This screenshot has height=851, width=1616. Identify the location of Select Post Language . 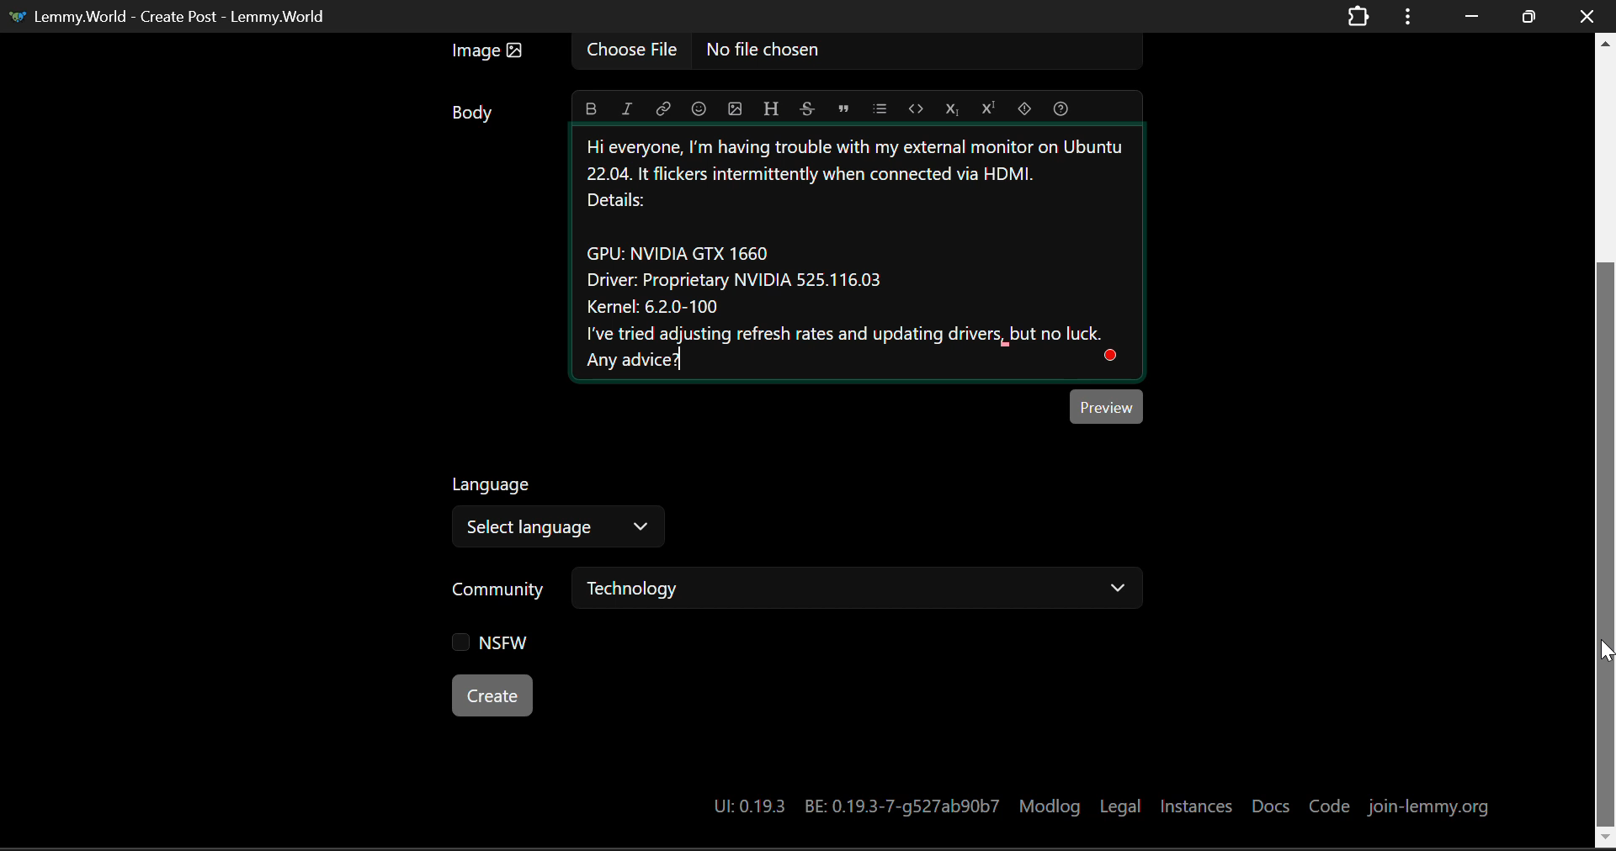
(555, 515).